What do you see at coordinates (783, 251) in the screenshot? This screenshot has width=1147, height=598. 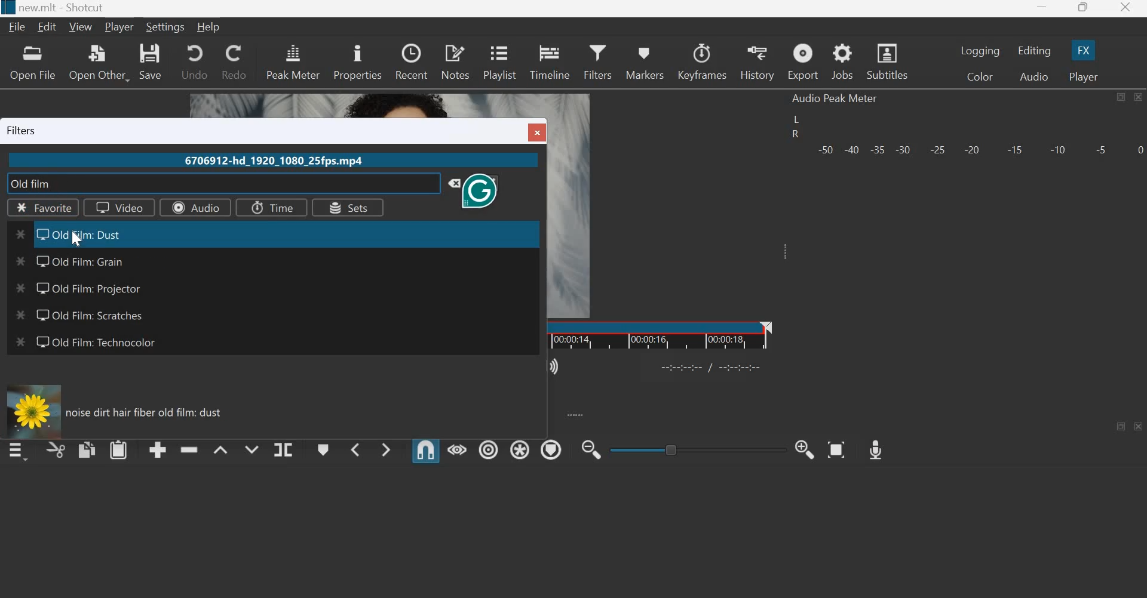 I see `Expand` at bounding box center [783, 251].